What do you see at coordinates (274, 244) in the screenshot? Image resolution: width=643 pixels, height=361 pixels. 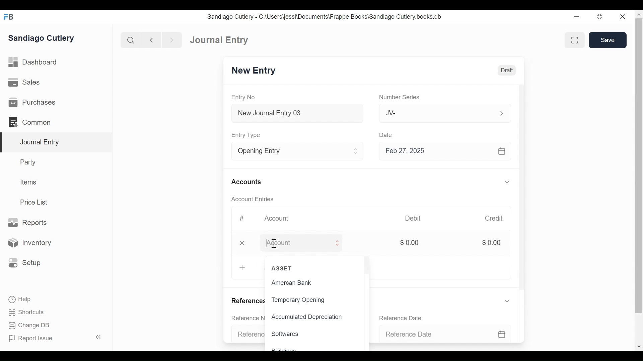 I see `Cursor` at bounding box center [274, 244].